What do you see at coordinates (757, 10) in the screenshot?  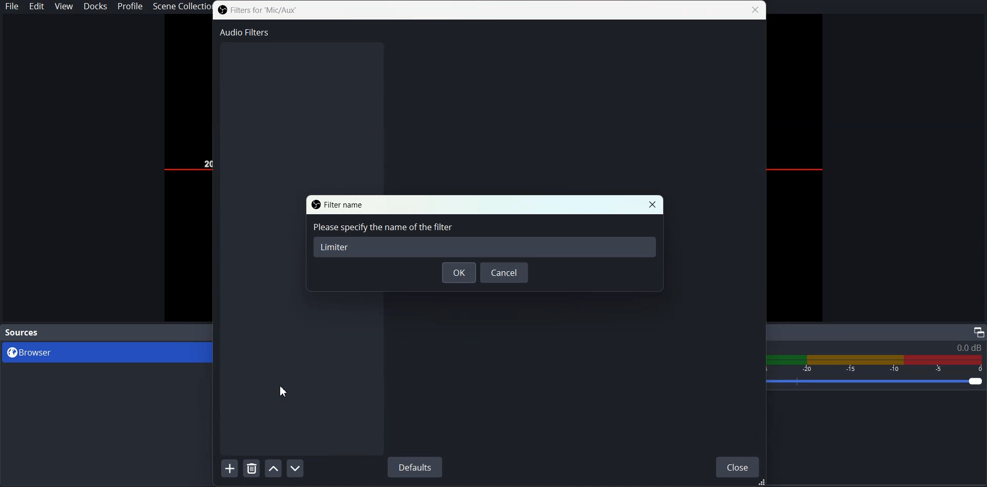 I see `Close` at bounding box center [757, 10].